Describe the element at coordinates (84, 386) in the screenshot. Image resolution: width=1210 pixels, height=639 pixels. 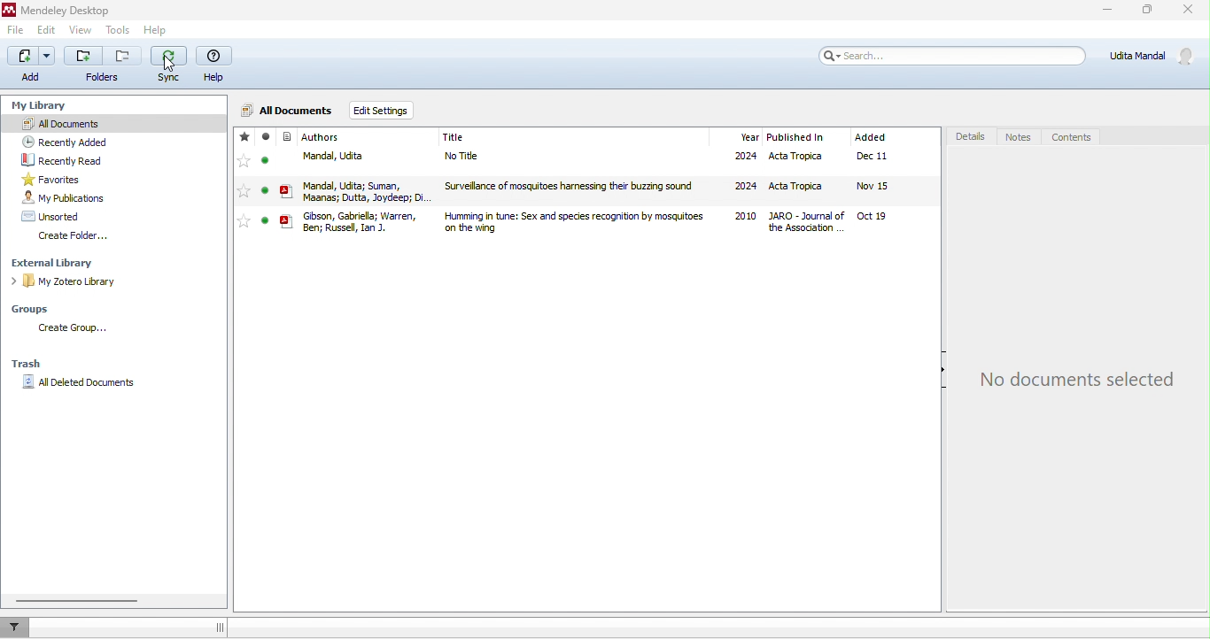
I see `all deleted documents` at that location.